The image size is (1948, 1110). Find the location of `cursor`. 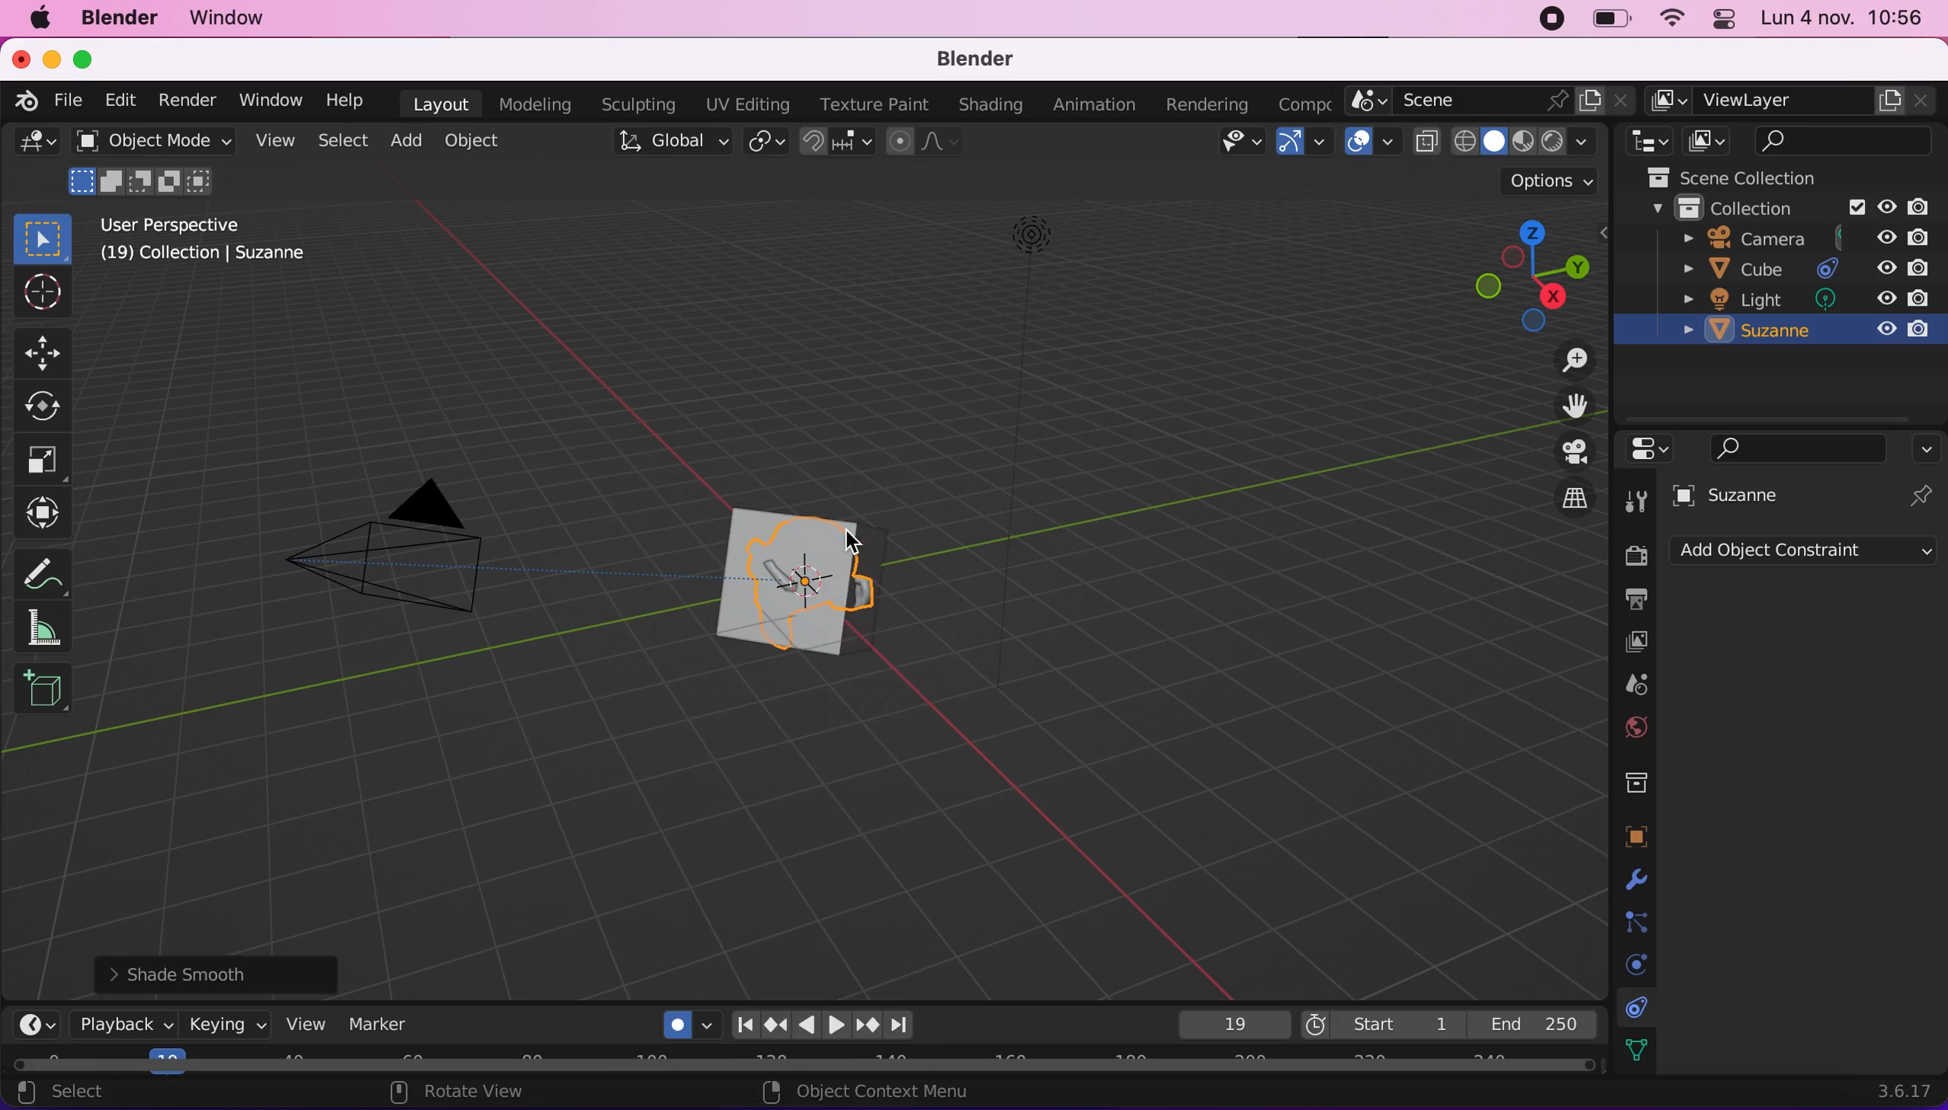

cursor is located at coordinates (862, 546).